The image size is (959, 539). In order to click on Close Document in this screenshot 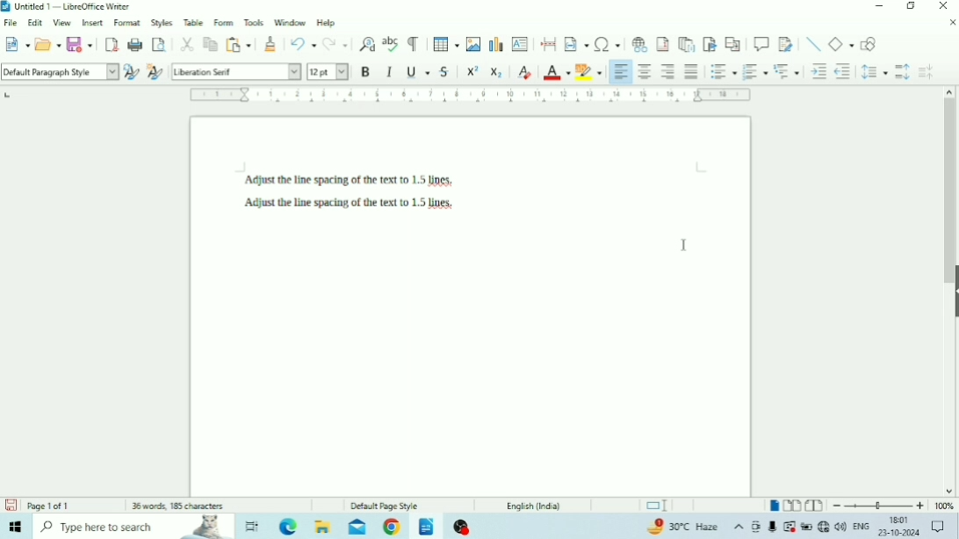, I will do `click(951, 23)`.